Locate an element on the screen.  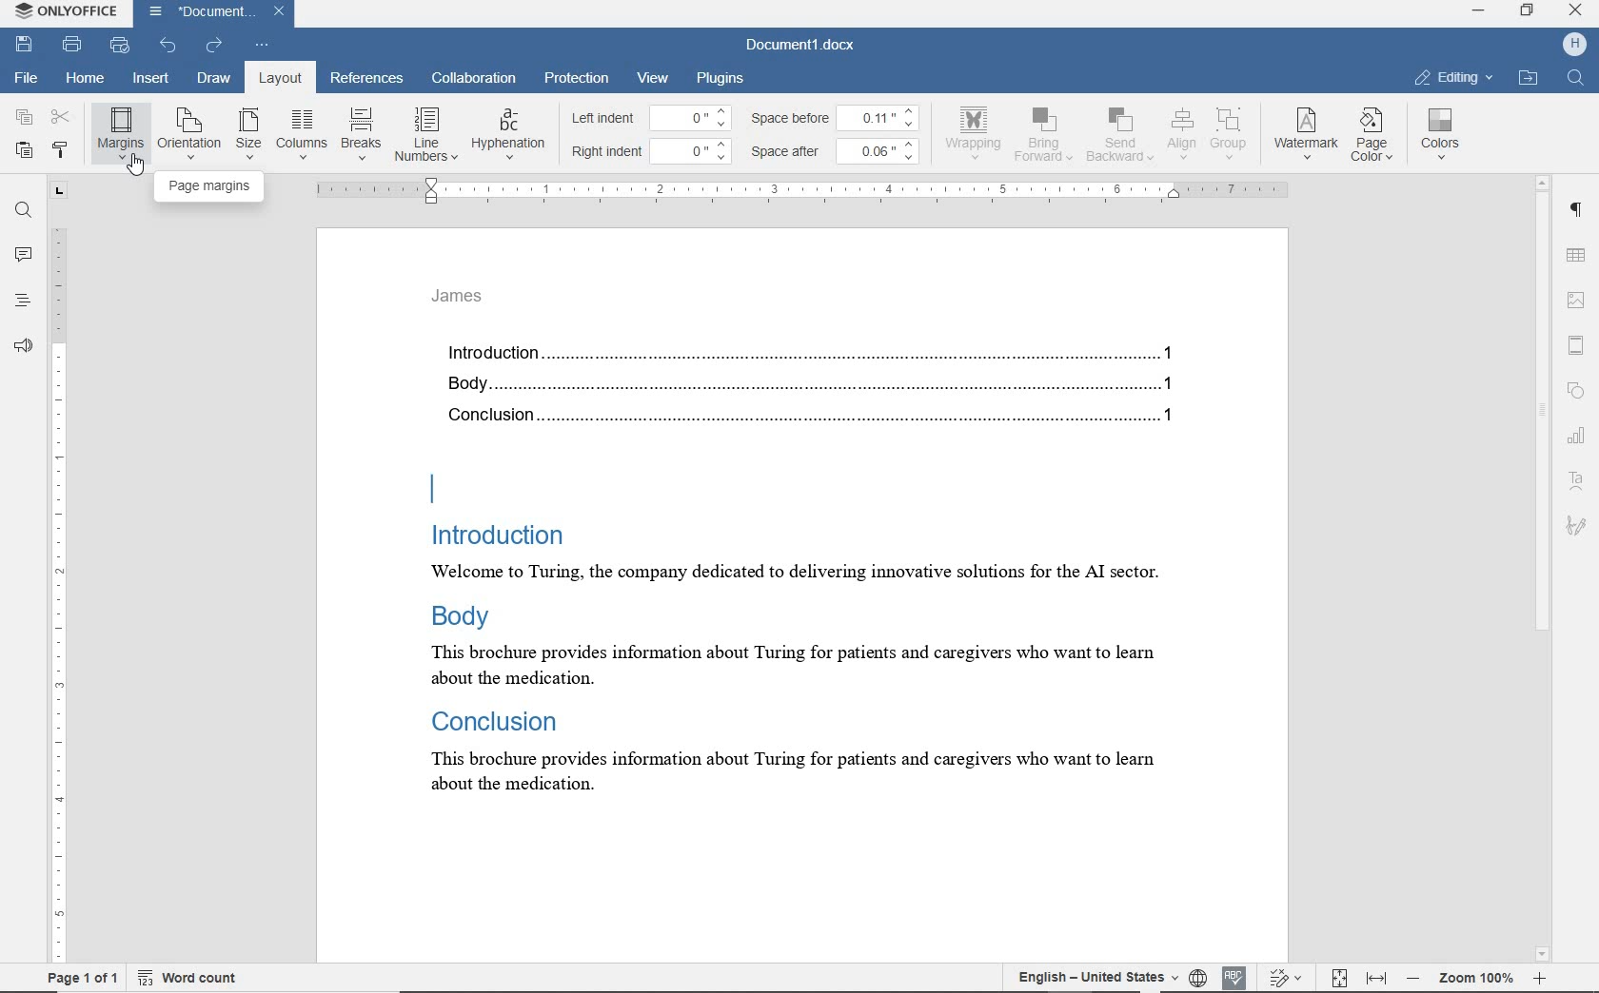
track changes is located at coordinates (1288, 977).